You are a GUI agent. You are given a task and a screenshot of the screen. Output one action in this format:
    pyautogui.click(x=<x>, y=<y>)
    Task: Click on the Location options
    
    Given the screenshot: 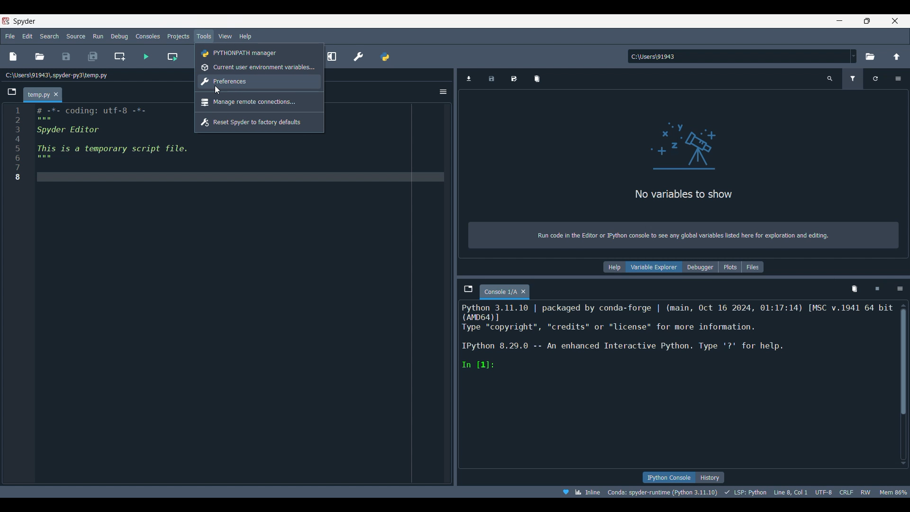 What is the action you would take?
    pyautogui.click(x=854, y=56)
    